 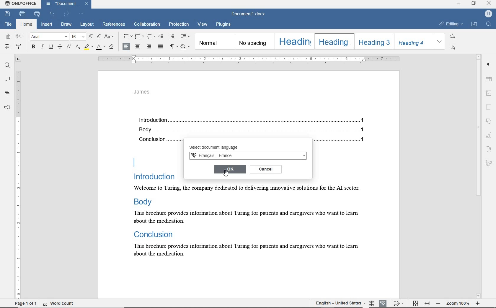 I want to click on numbering, so click(x=140, y=36).